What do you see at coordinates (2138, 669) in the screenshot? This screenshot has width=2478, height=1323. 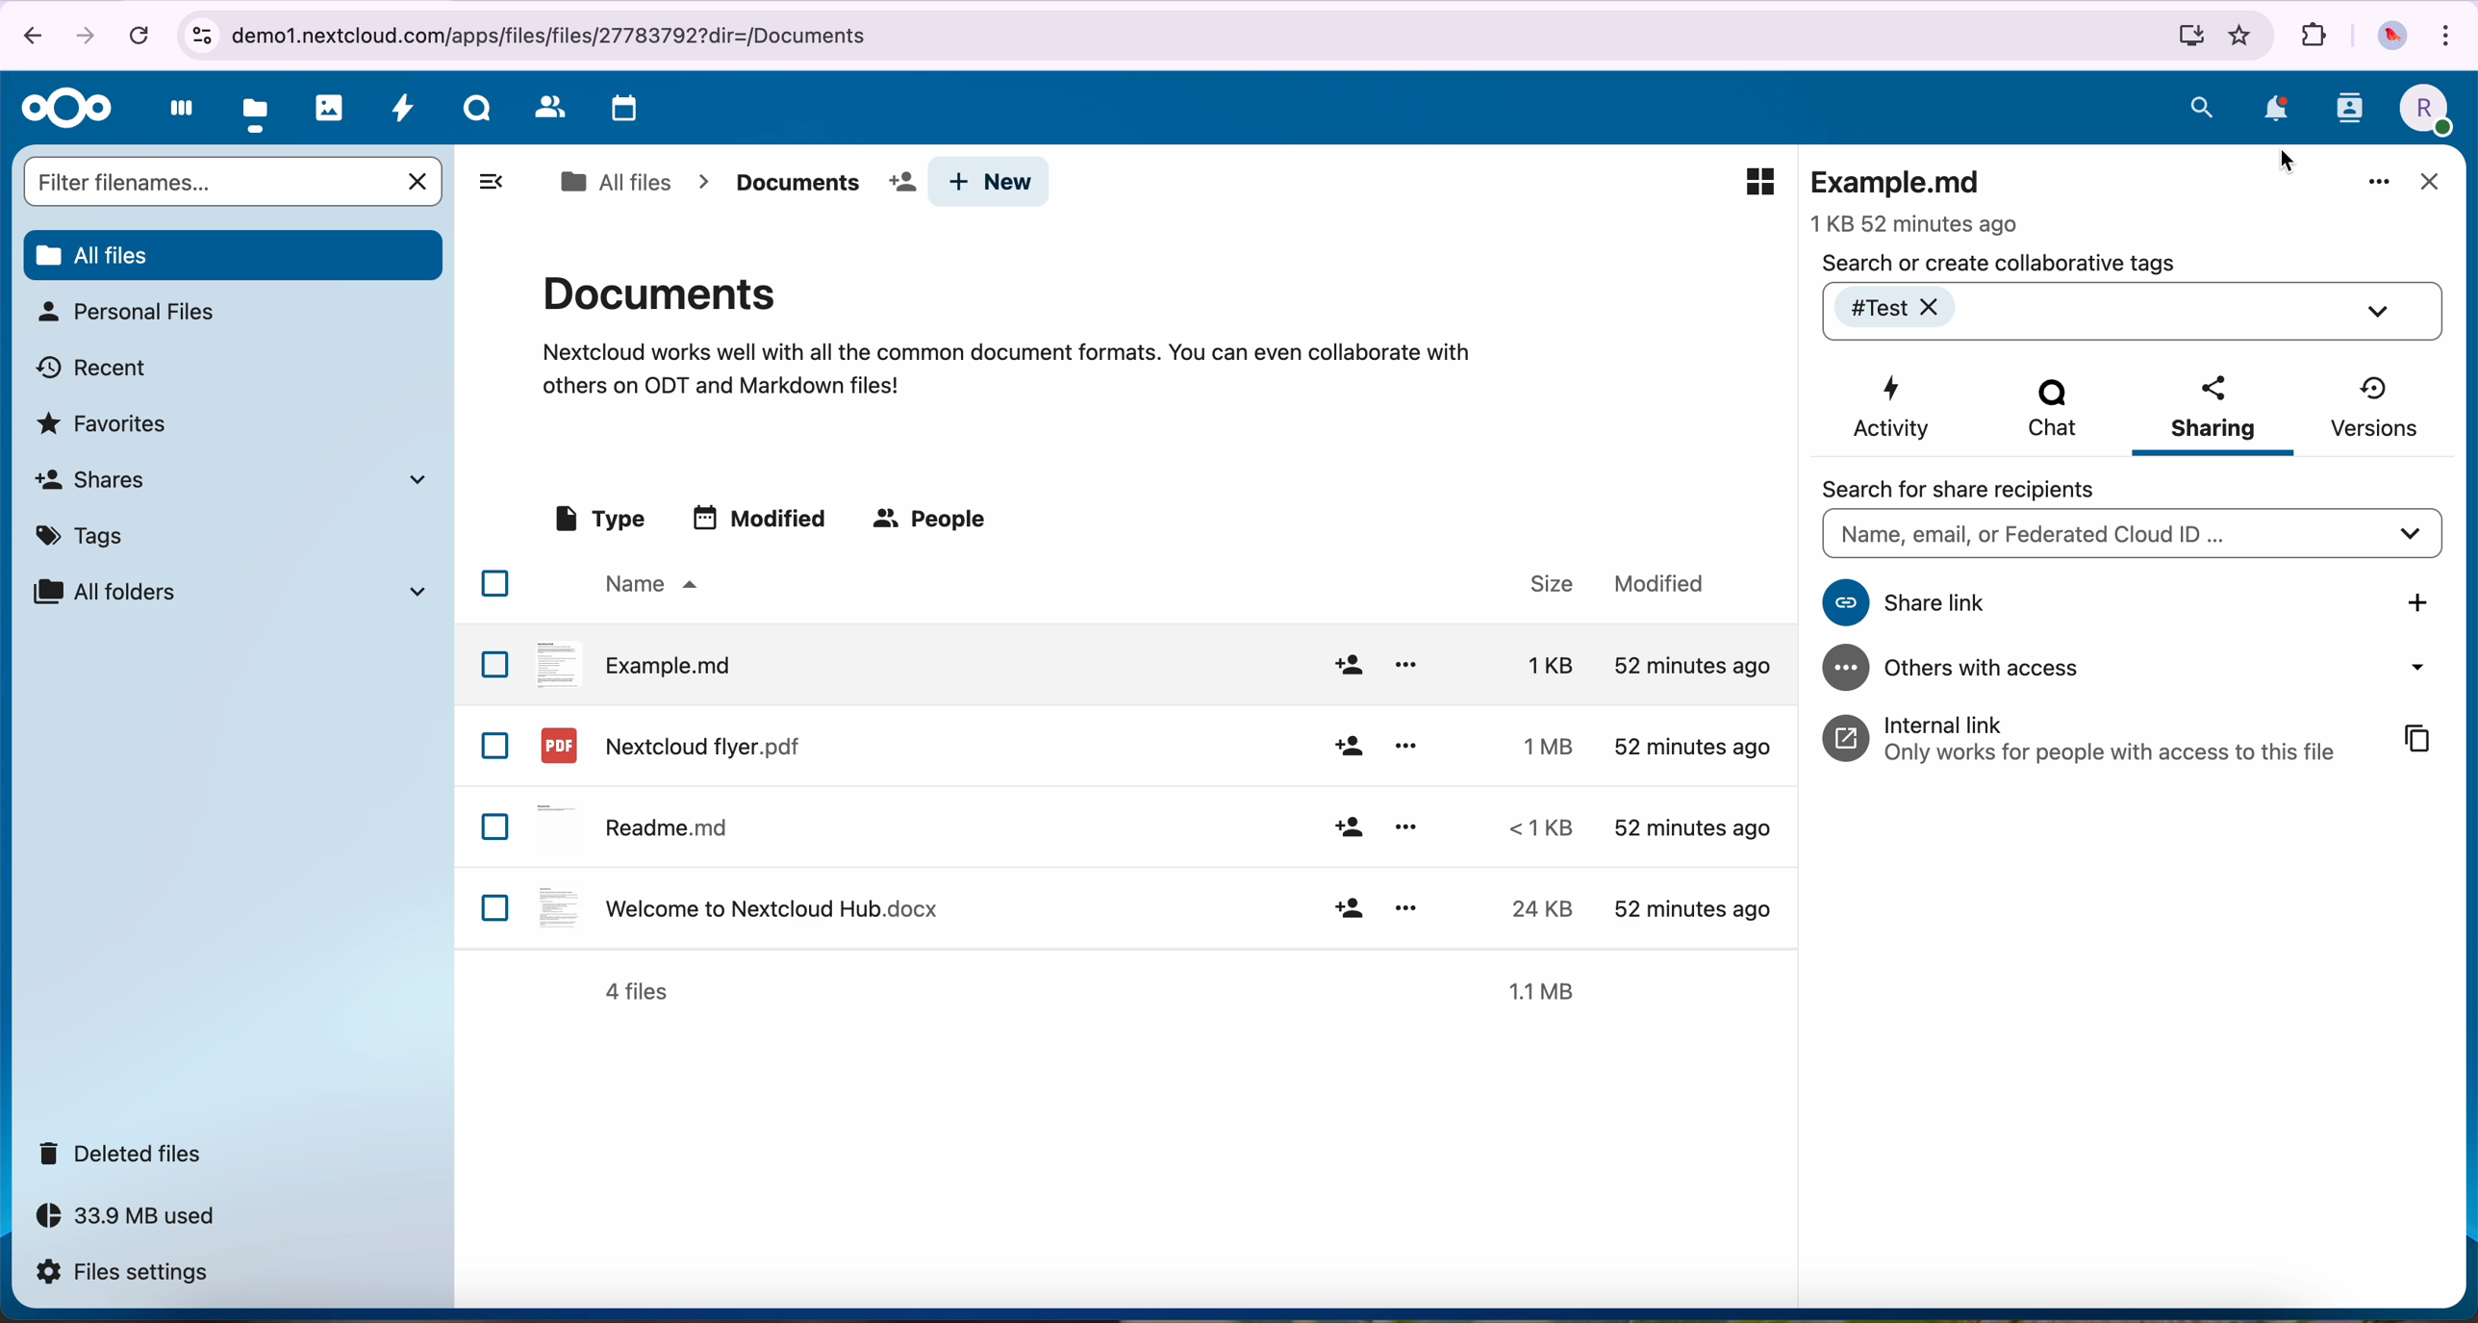 I see `others with acces` at bounding box center [2138, 669].